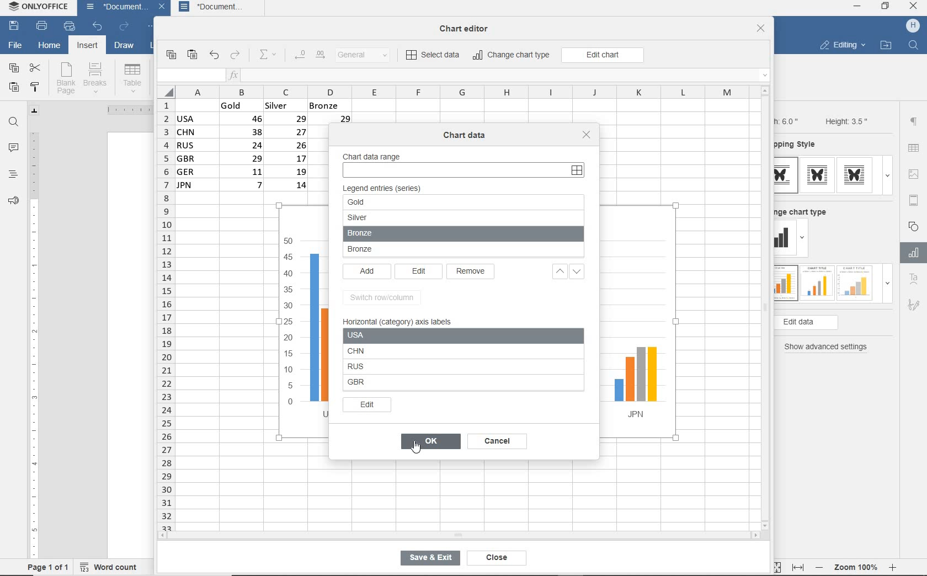 Image resolution: width=927 pixels, height=576 pixels. I want to click on system name, so click(40, 9).